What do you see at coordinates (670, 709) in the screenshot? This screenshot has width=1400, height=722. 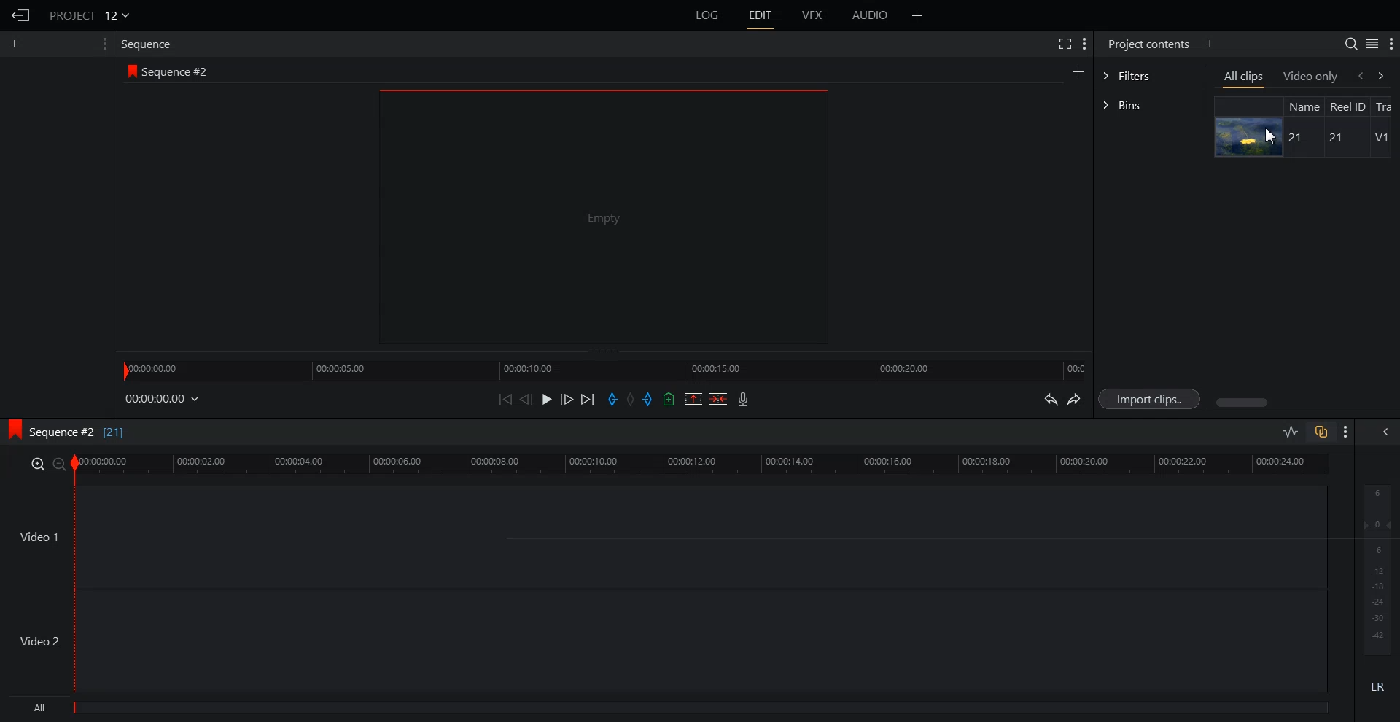 I see `All` at bounding box center [670, 709].